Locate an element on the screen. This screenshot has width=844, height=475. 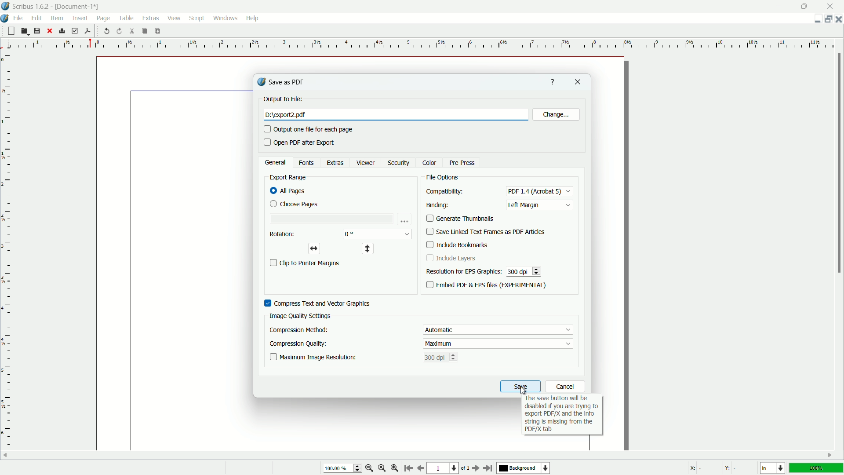
compress text and vector graphics is located at coordinates (317, 303).